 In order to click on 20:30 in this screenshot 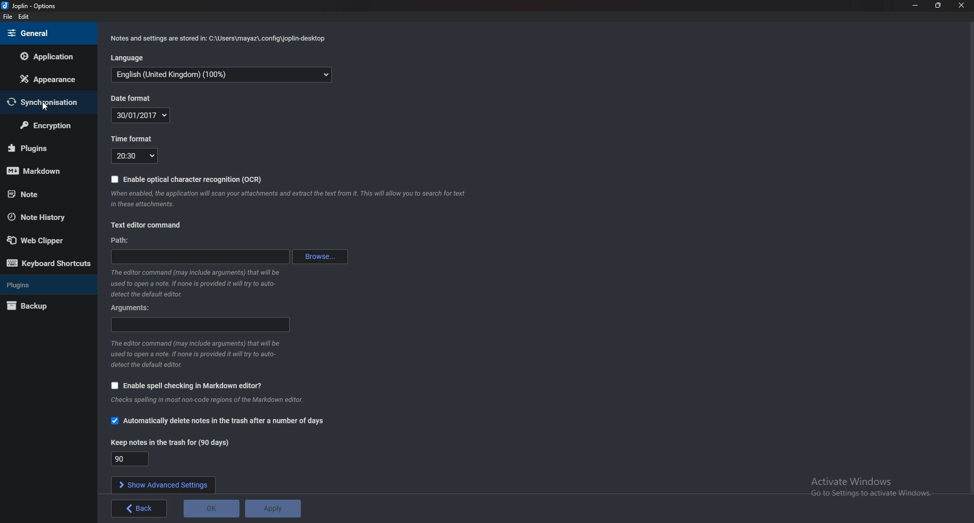, I will do `click(134, 156)`.